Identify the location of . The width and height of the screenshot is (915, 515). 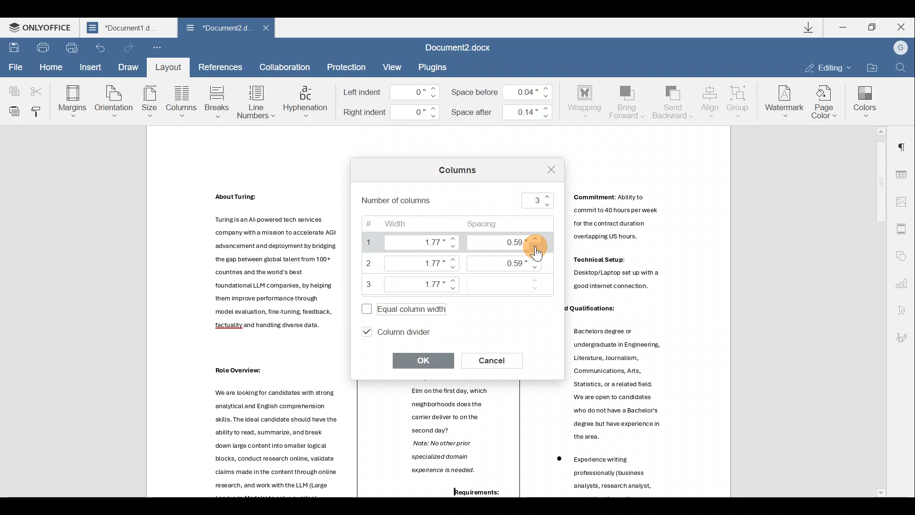
(625, 243).